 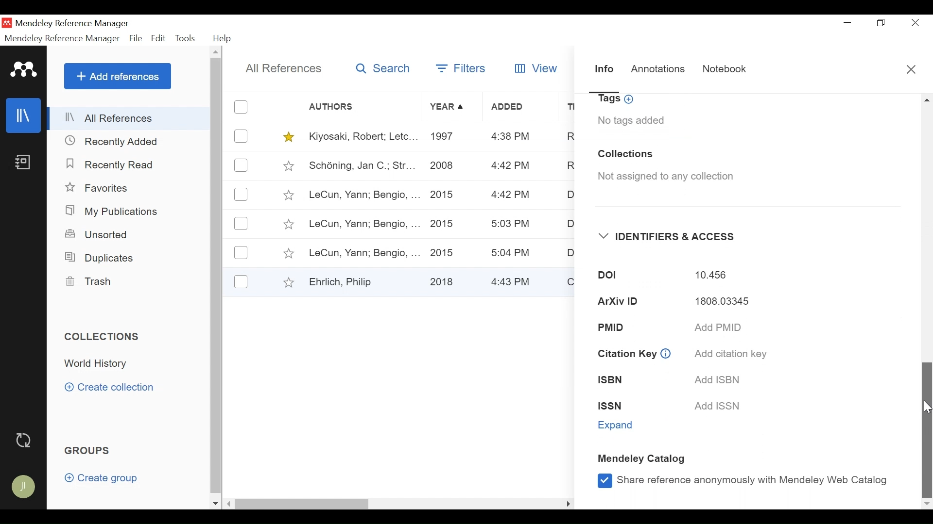 I want to click on Close, so click(x=911, y=69).